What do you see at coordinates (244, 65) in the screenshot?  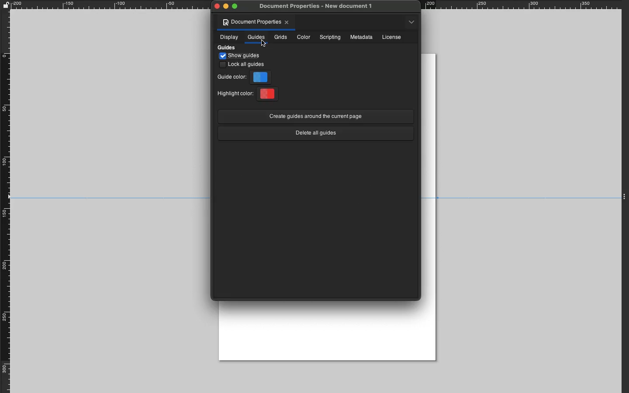 I see `Local guides` at bounding box center [244, 65].